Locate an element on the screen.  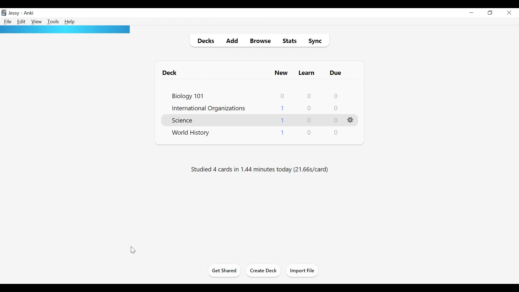
Create Deck is located at coordinates (265, 271).